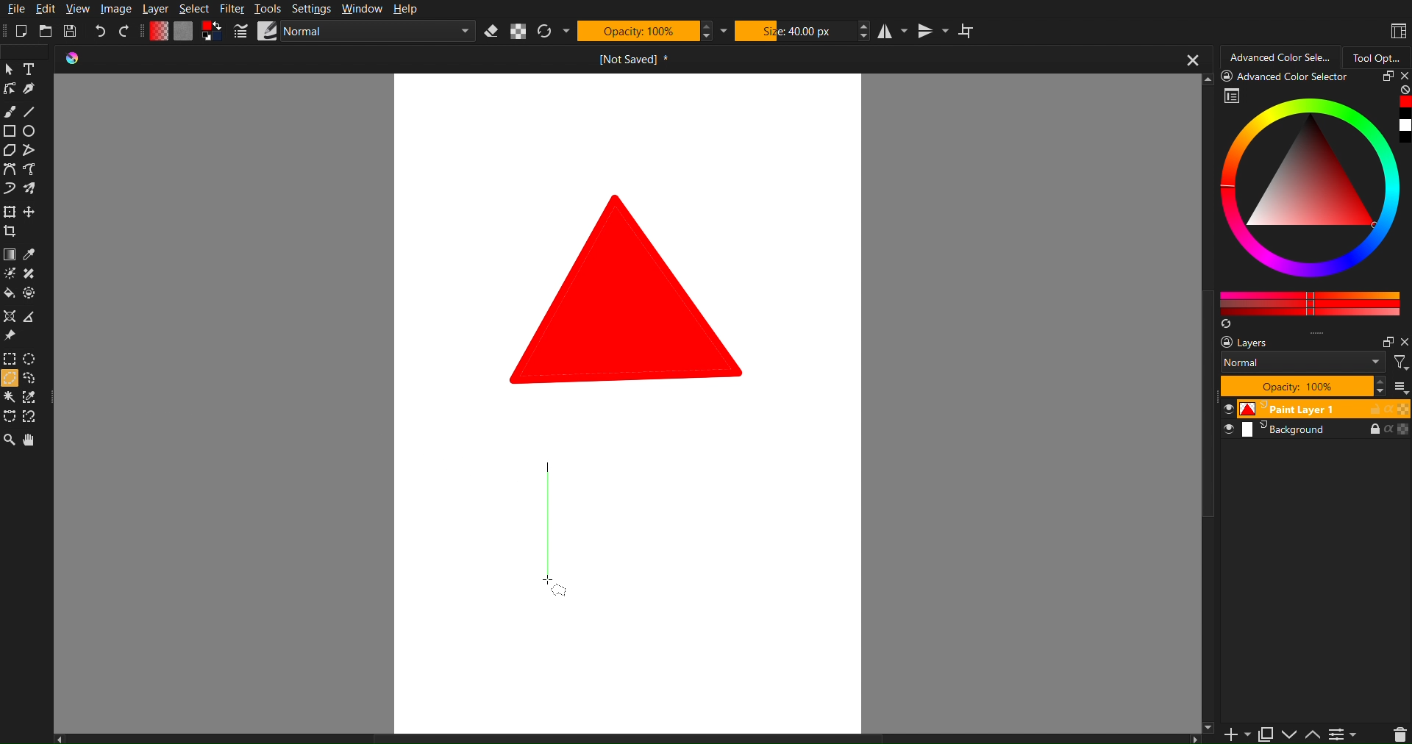  What do you see at coordinates (9, 256) in the screenshot?
I see `Gradient` at bounding box center [9, 256].